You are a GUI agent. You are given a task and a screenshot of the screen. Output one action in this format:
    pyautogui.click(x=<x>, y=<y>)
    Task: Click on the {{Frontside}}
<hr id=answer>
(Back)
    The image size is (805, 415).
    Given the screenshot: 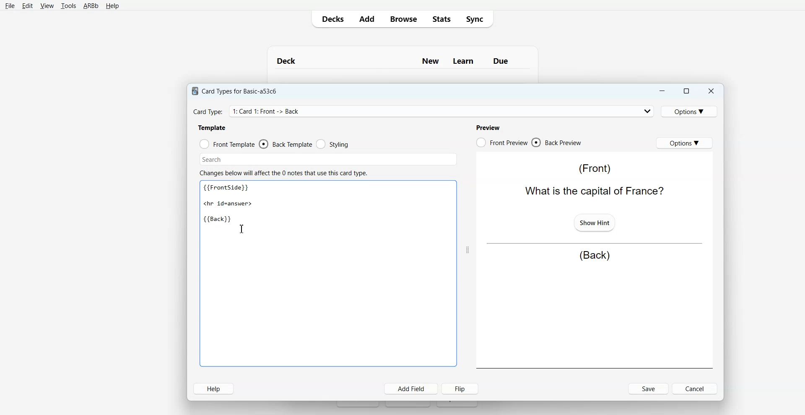 What is the action you would take?
    pyautogui.click(x=230, y=204)
    